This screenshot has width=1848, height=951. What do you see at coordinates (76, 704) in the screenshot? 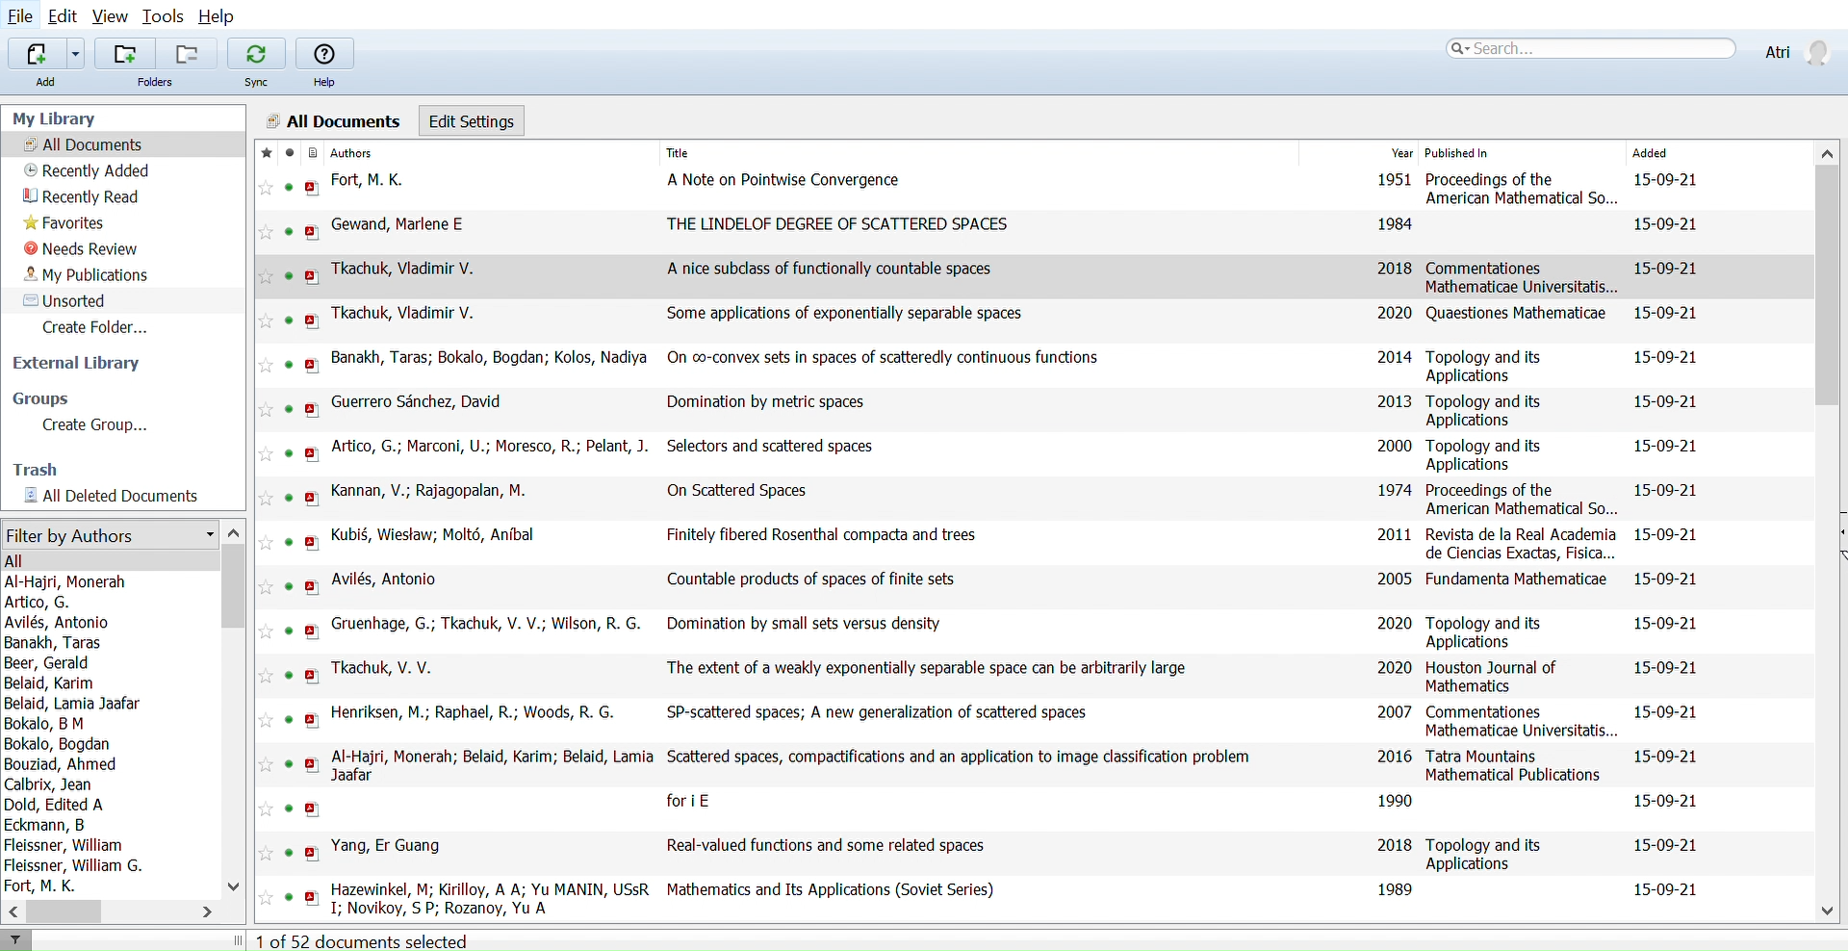
I see `Belaid, Lamia Jaafar` at bounding box center [76, 704].